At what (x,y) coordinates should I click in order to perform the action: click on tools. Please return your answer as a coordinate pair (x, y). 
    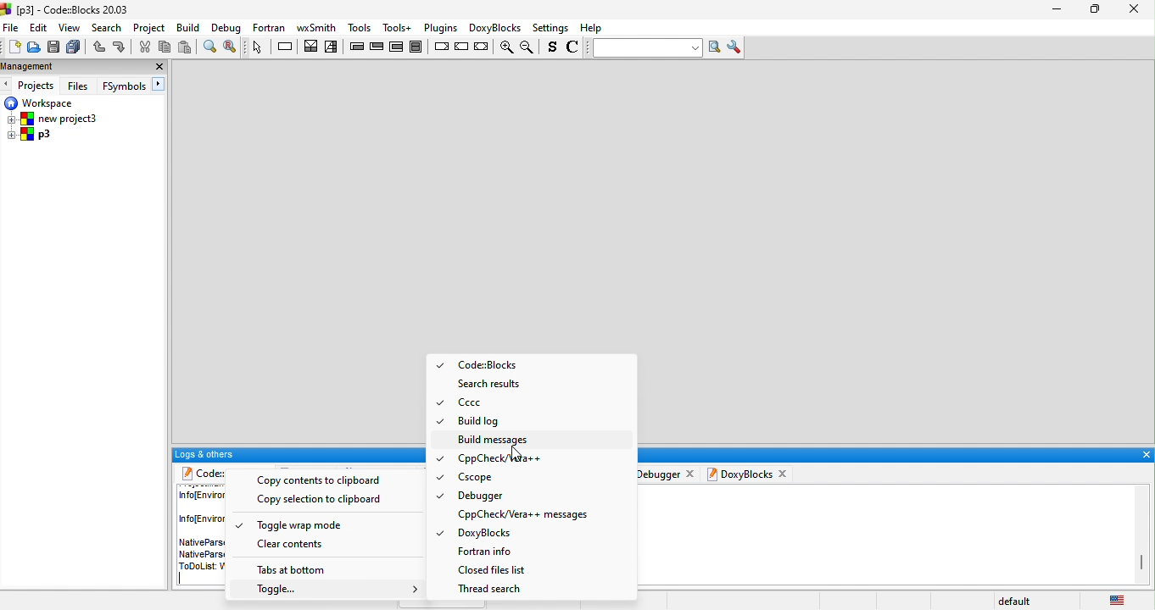
    Looking at the image, I should click on (359, 25).